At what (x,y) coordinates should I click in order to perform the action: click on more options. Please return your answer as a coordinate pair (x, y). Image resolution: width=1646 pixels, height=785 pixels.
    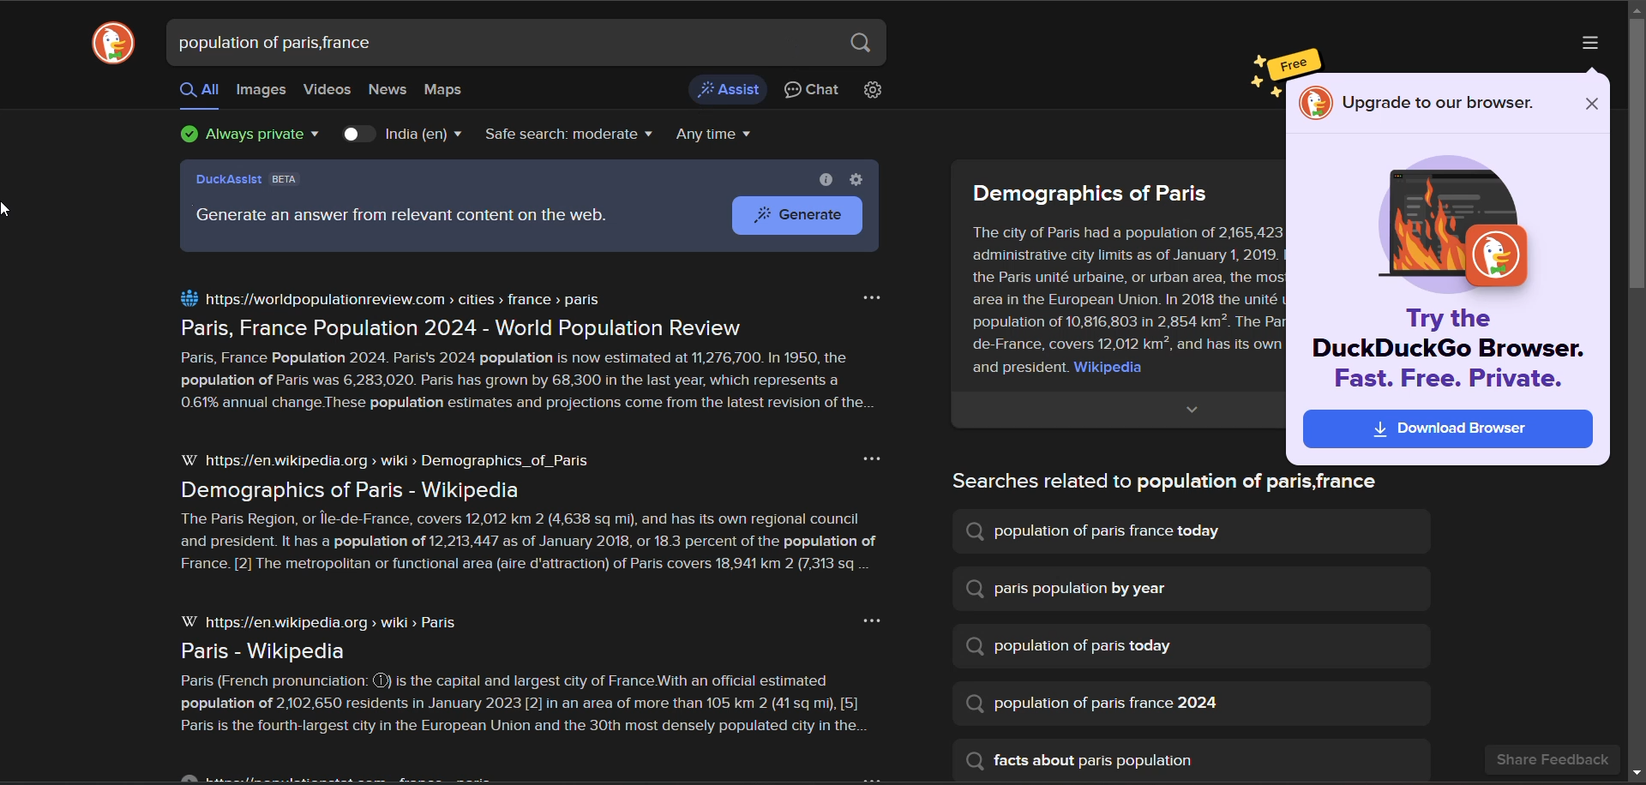
    Looking at the image, I should click on (1594, 45).